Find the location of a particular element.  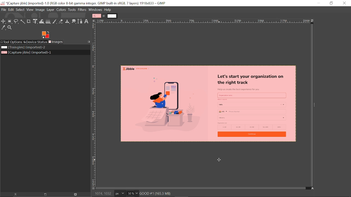

Clone tool is located at coordinates (68, 21).